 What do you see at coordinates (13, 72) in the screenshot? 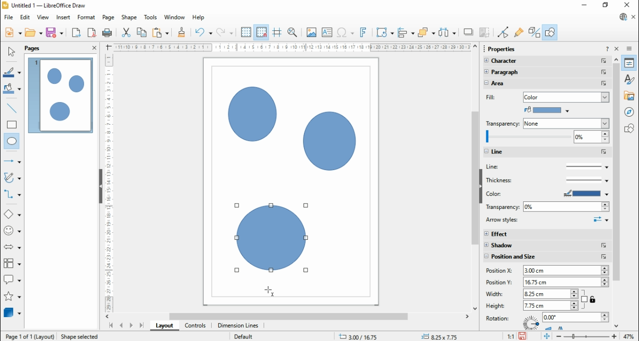
I see `line color` at bounding box center [13, 72].